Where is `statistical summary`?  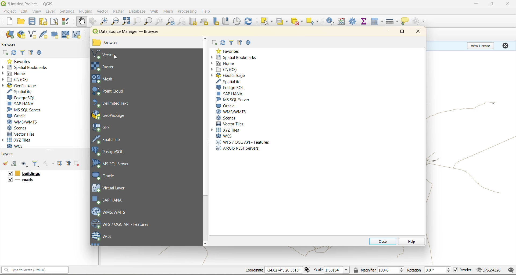
statistical summary is located at coordinates (365, 22).